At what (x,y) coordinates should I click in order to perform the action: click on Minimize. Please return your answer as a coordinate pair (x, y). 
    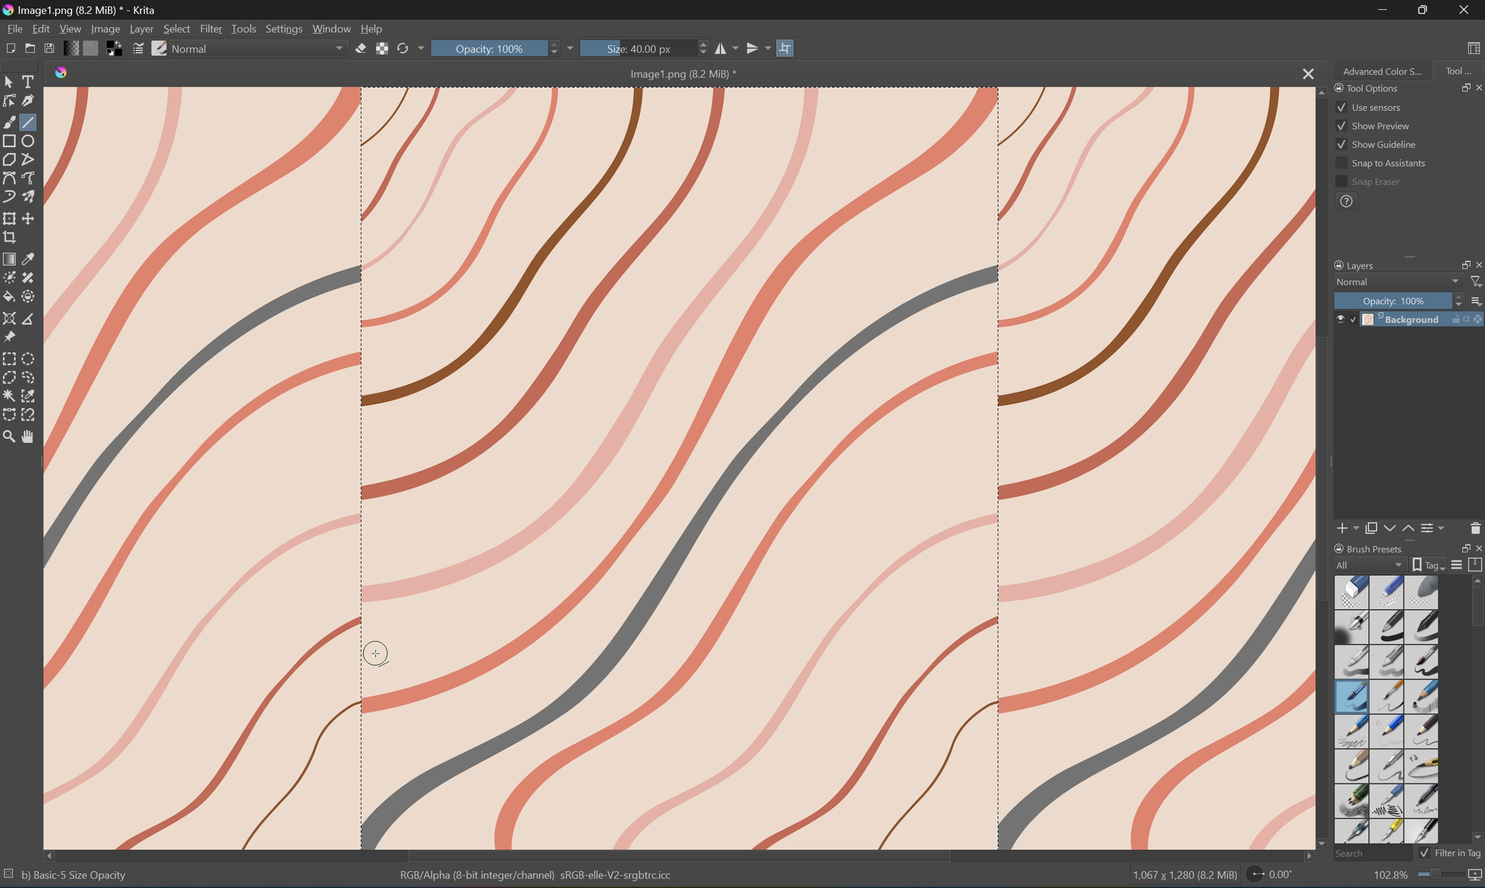
    Looking at the image, I should click on (1384, 10).